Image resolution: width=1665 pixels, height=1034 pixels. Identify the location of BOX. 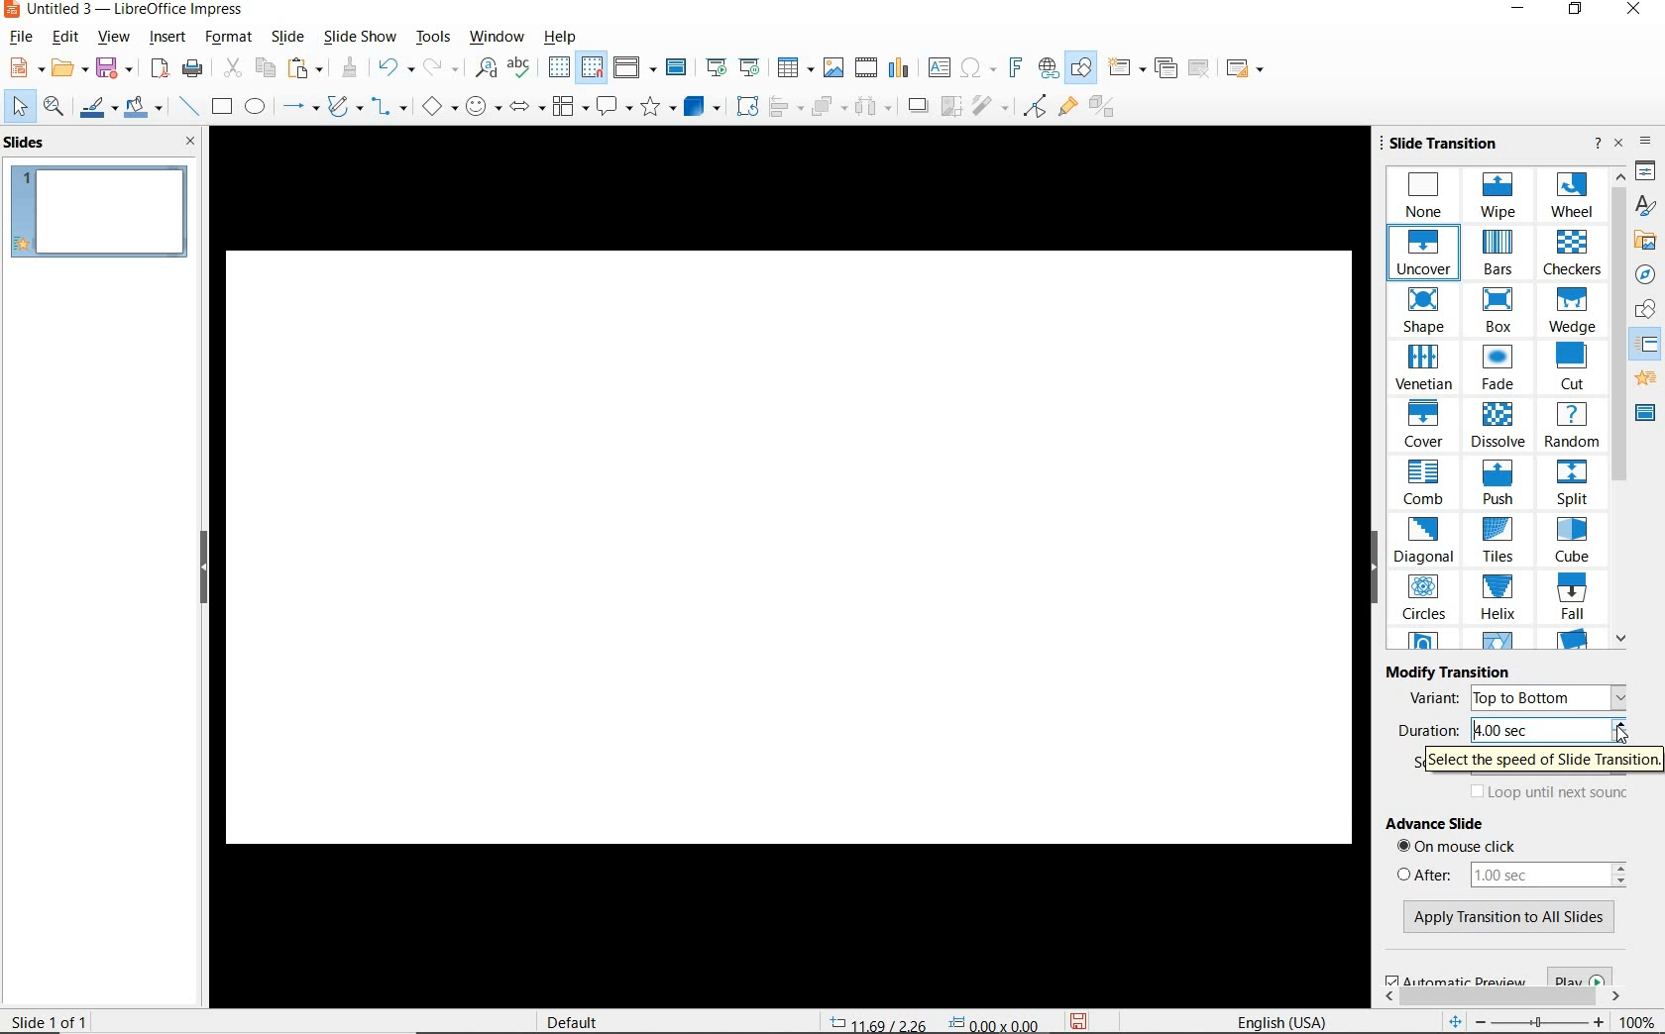
(1498, 313).